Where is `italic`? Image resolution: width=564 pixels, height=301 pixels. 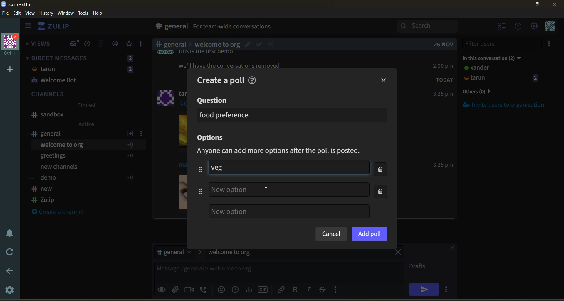 italic is located at coordinates (310, 290).